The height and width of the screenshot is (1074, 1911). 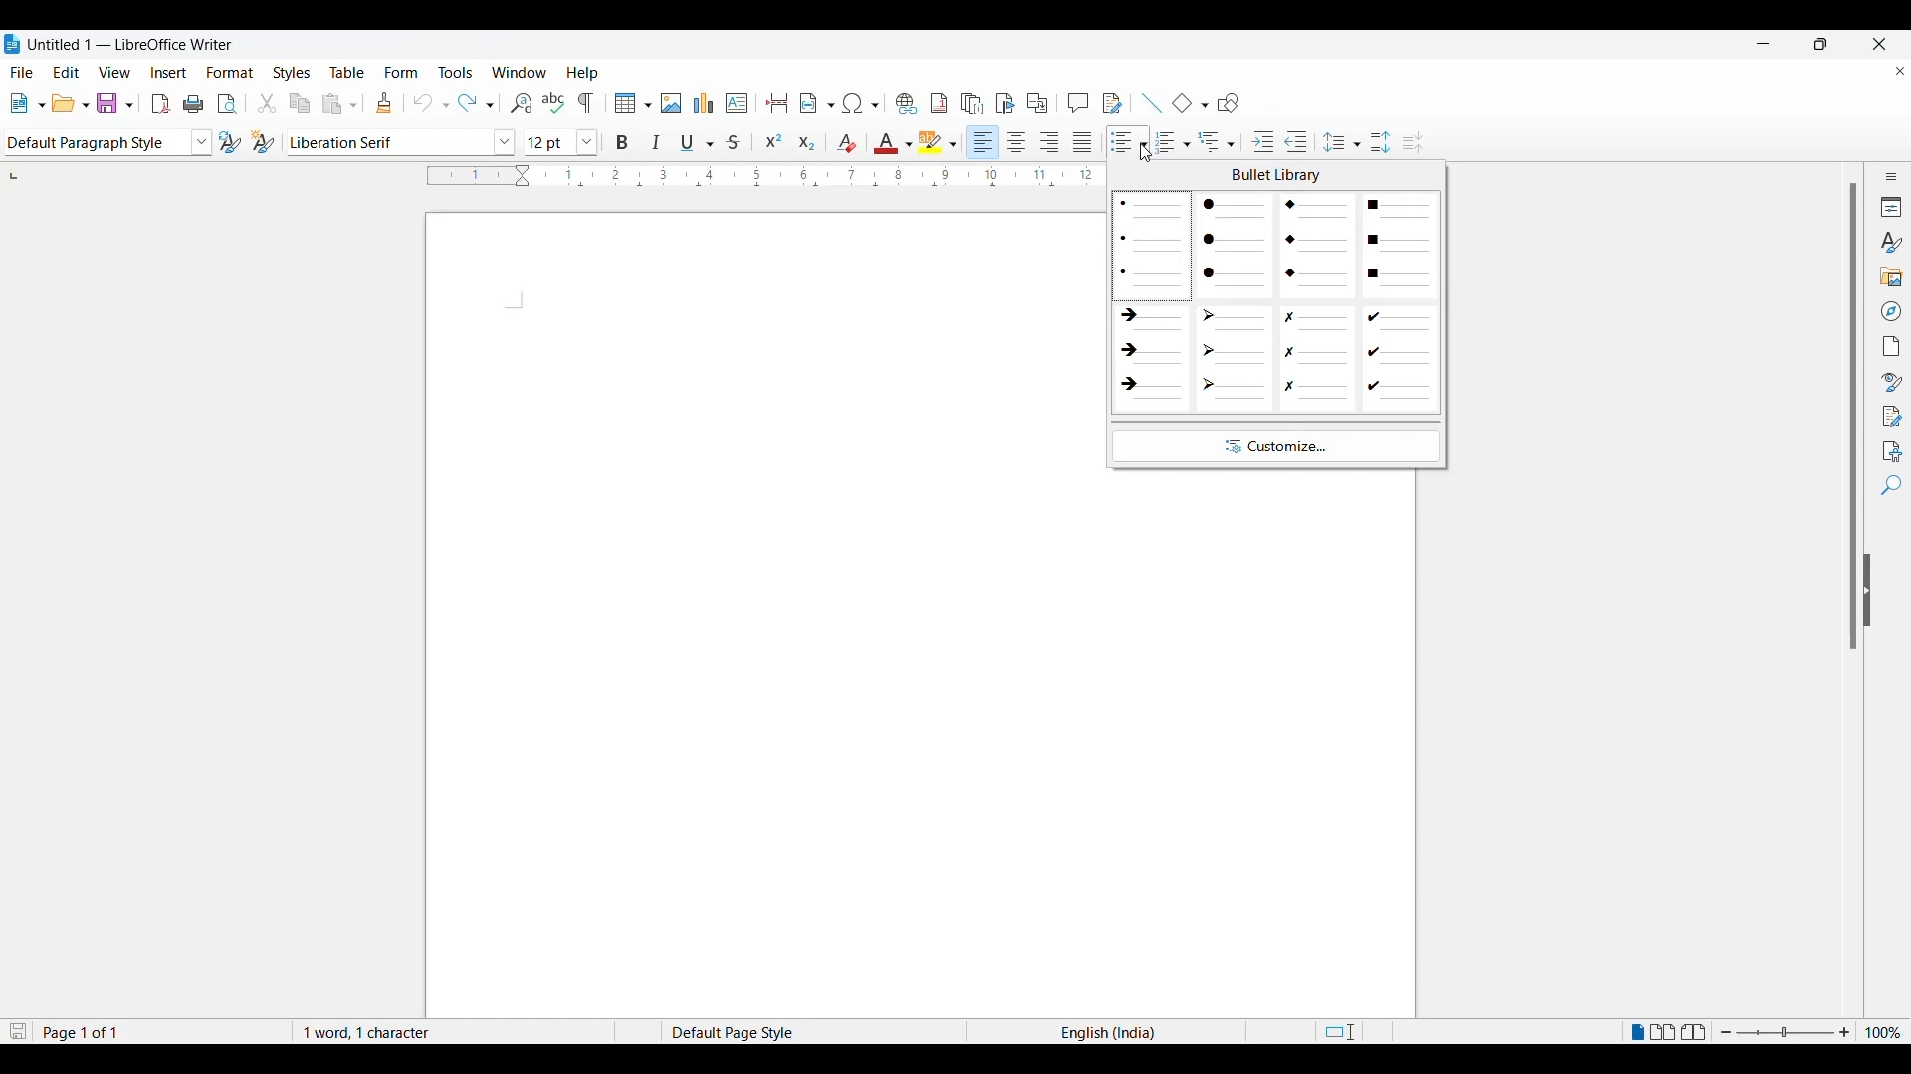 What do you see at coordinates (456, 70) in the screenshot?
I see `Tools` at bounding box center [456, 70].